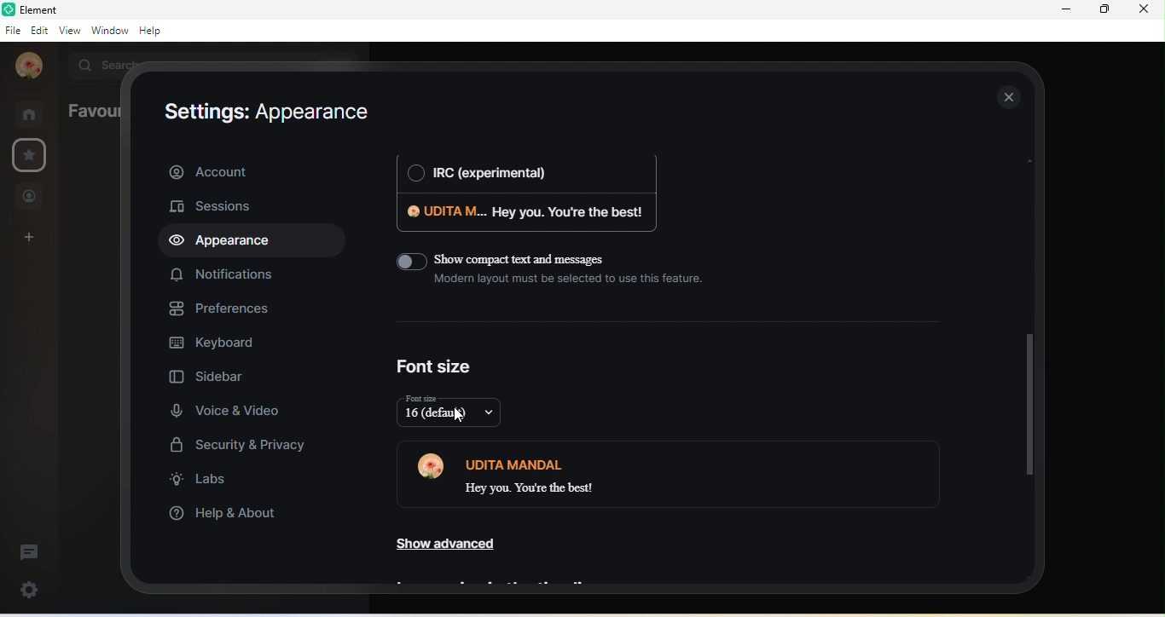 The height and width of the screenshot is (617, 1165). Describe the element at coordinates (32, 588) in the screenshot. I see `quick settings` at that location.